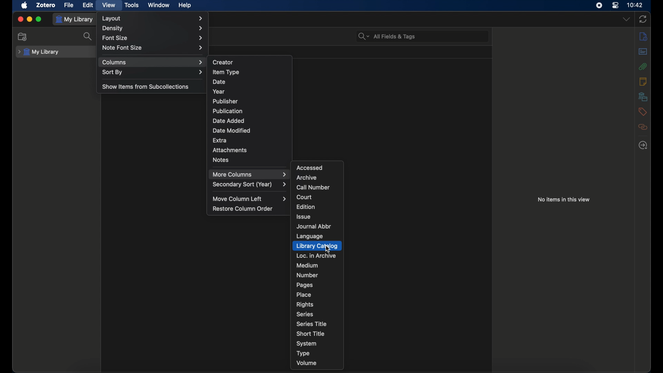 The width and height of the screenshot is (663, 373). I want to click on edition, so click(307, 207).